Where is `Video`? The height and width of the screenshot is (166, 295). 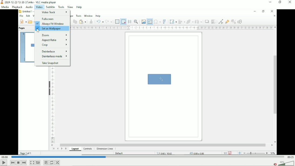 Video is located at coordinates (39, 7).